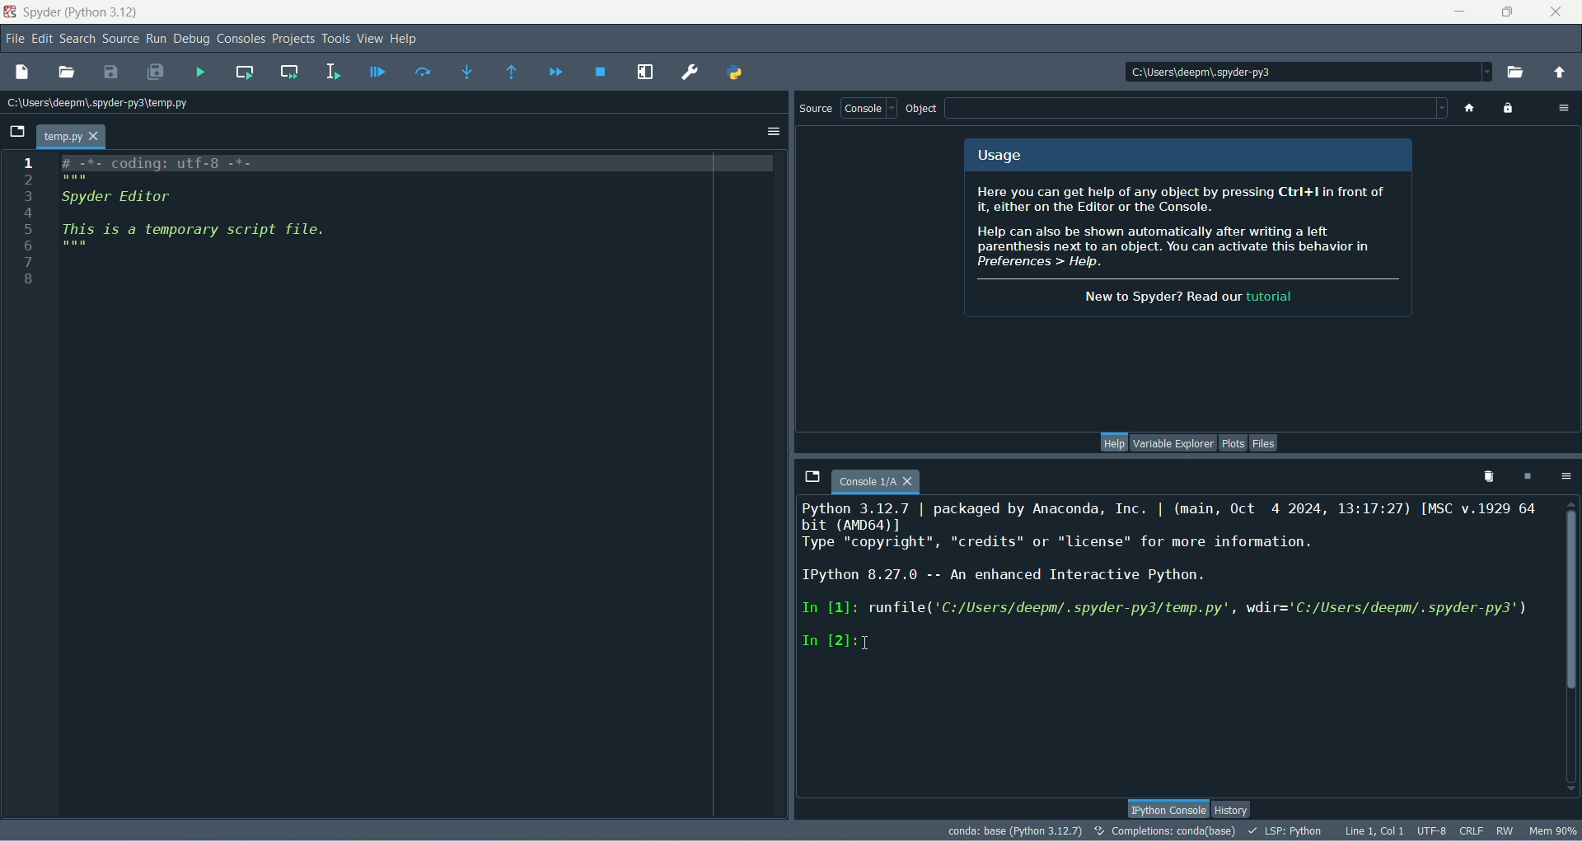 The image size is (1582, 842). I want to click on logo, so click(10, 14).